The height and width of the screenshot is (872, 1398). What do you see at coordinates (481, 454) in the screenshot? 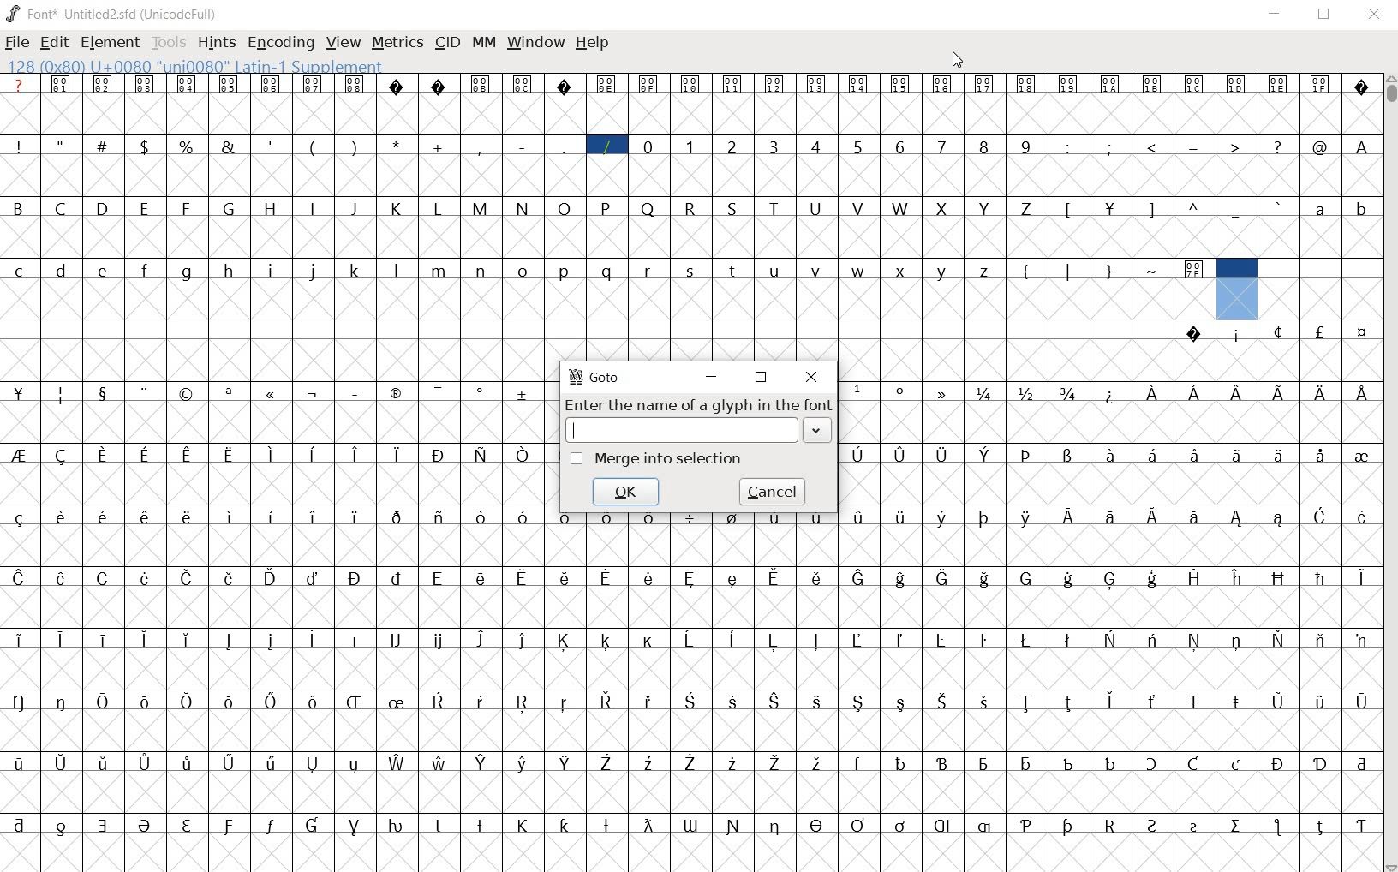
I see `Symbol` at bounding box center [481, 454].